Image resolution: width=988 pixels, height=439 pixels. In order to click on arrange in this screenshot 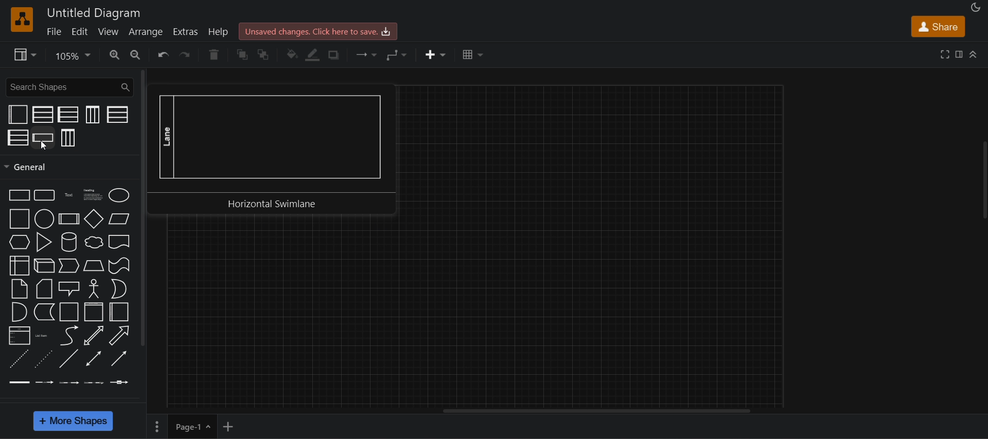, I will do `click(145, 31)`.